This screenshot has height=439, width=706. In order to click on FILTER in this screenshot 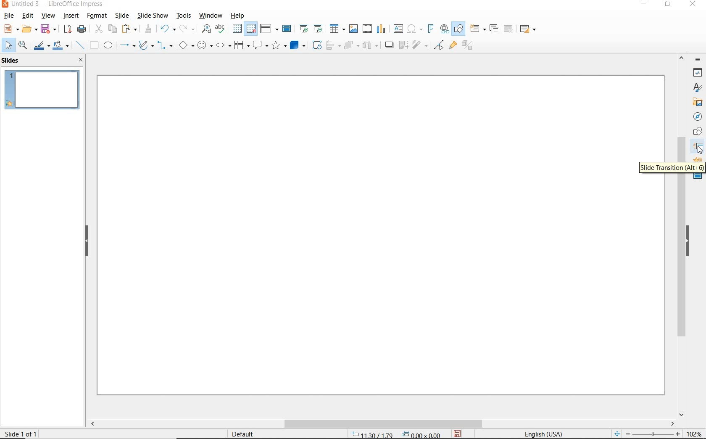, I will do `click(420, 46)`.